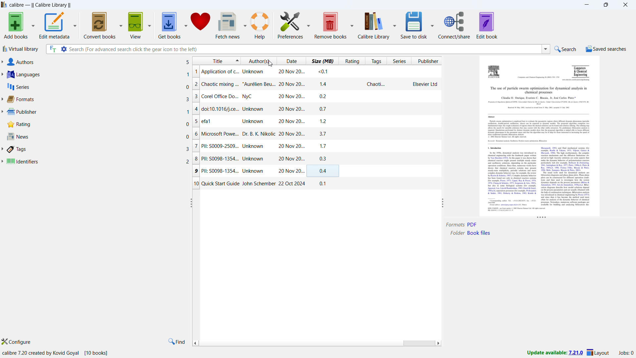  Describe the element at coordinates (98, 62) in the screenshot. I see `authors` at that location.